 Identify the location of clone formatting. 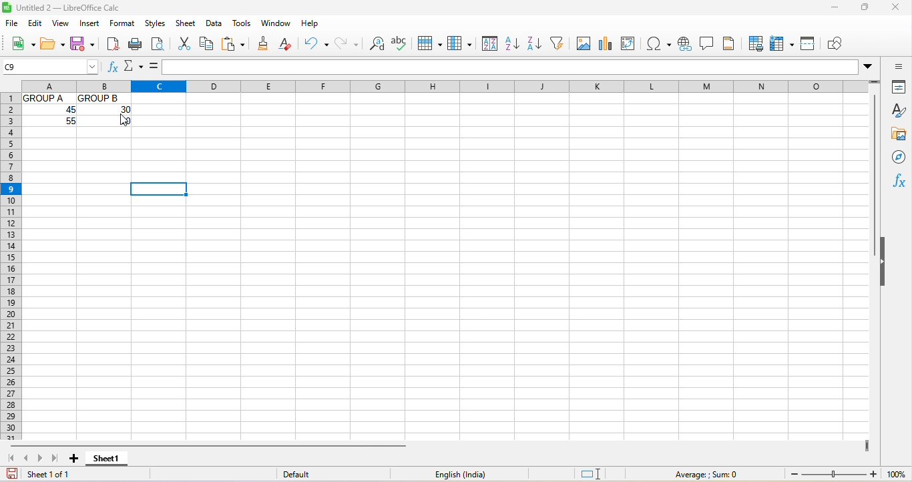
(265, 43).